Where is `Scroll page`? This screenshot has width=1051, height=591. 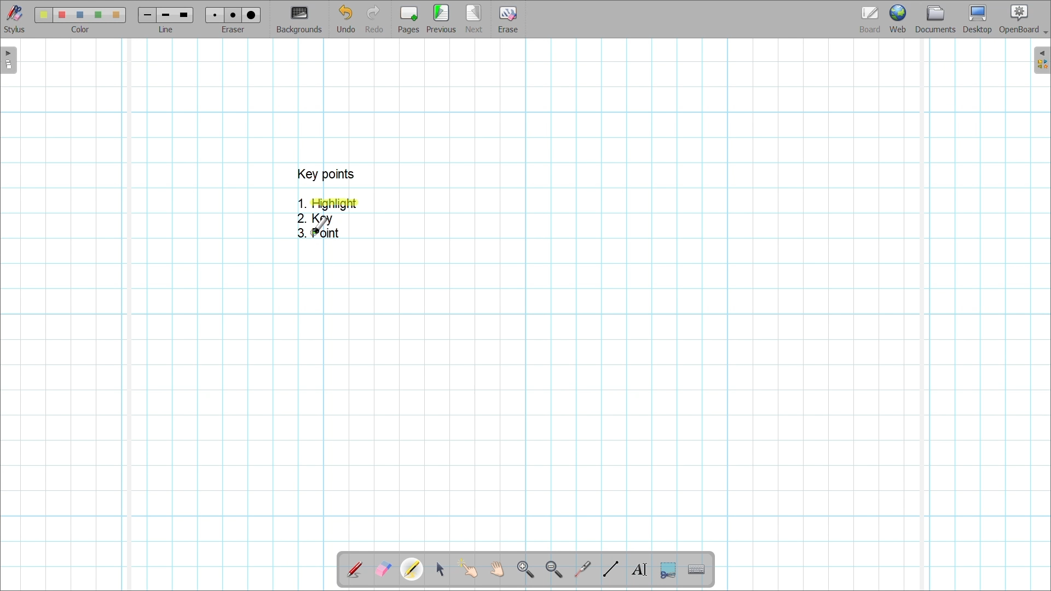
Scroll page is located at coordinates (496, 569).